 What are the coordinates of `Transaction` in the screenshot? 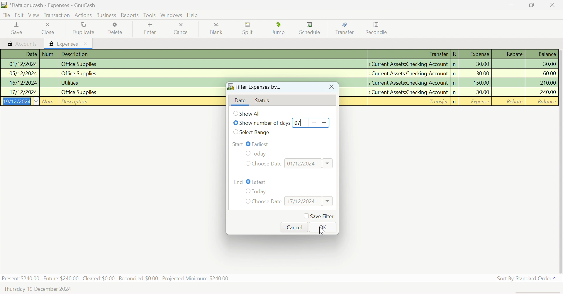 It's located at (57, 16).